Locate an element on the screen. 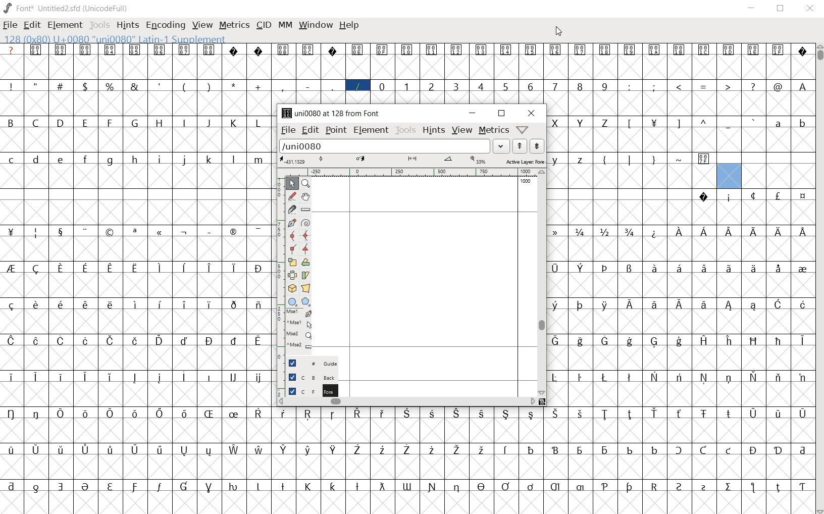 Image resolution: width=824 pixels, height=514 pixels. glyph is located at coordinates (432, 87).